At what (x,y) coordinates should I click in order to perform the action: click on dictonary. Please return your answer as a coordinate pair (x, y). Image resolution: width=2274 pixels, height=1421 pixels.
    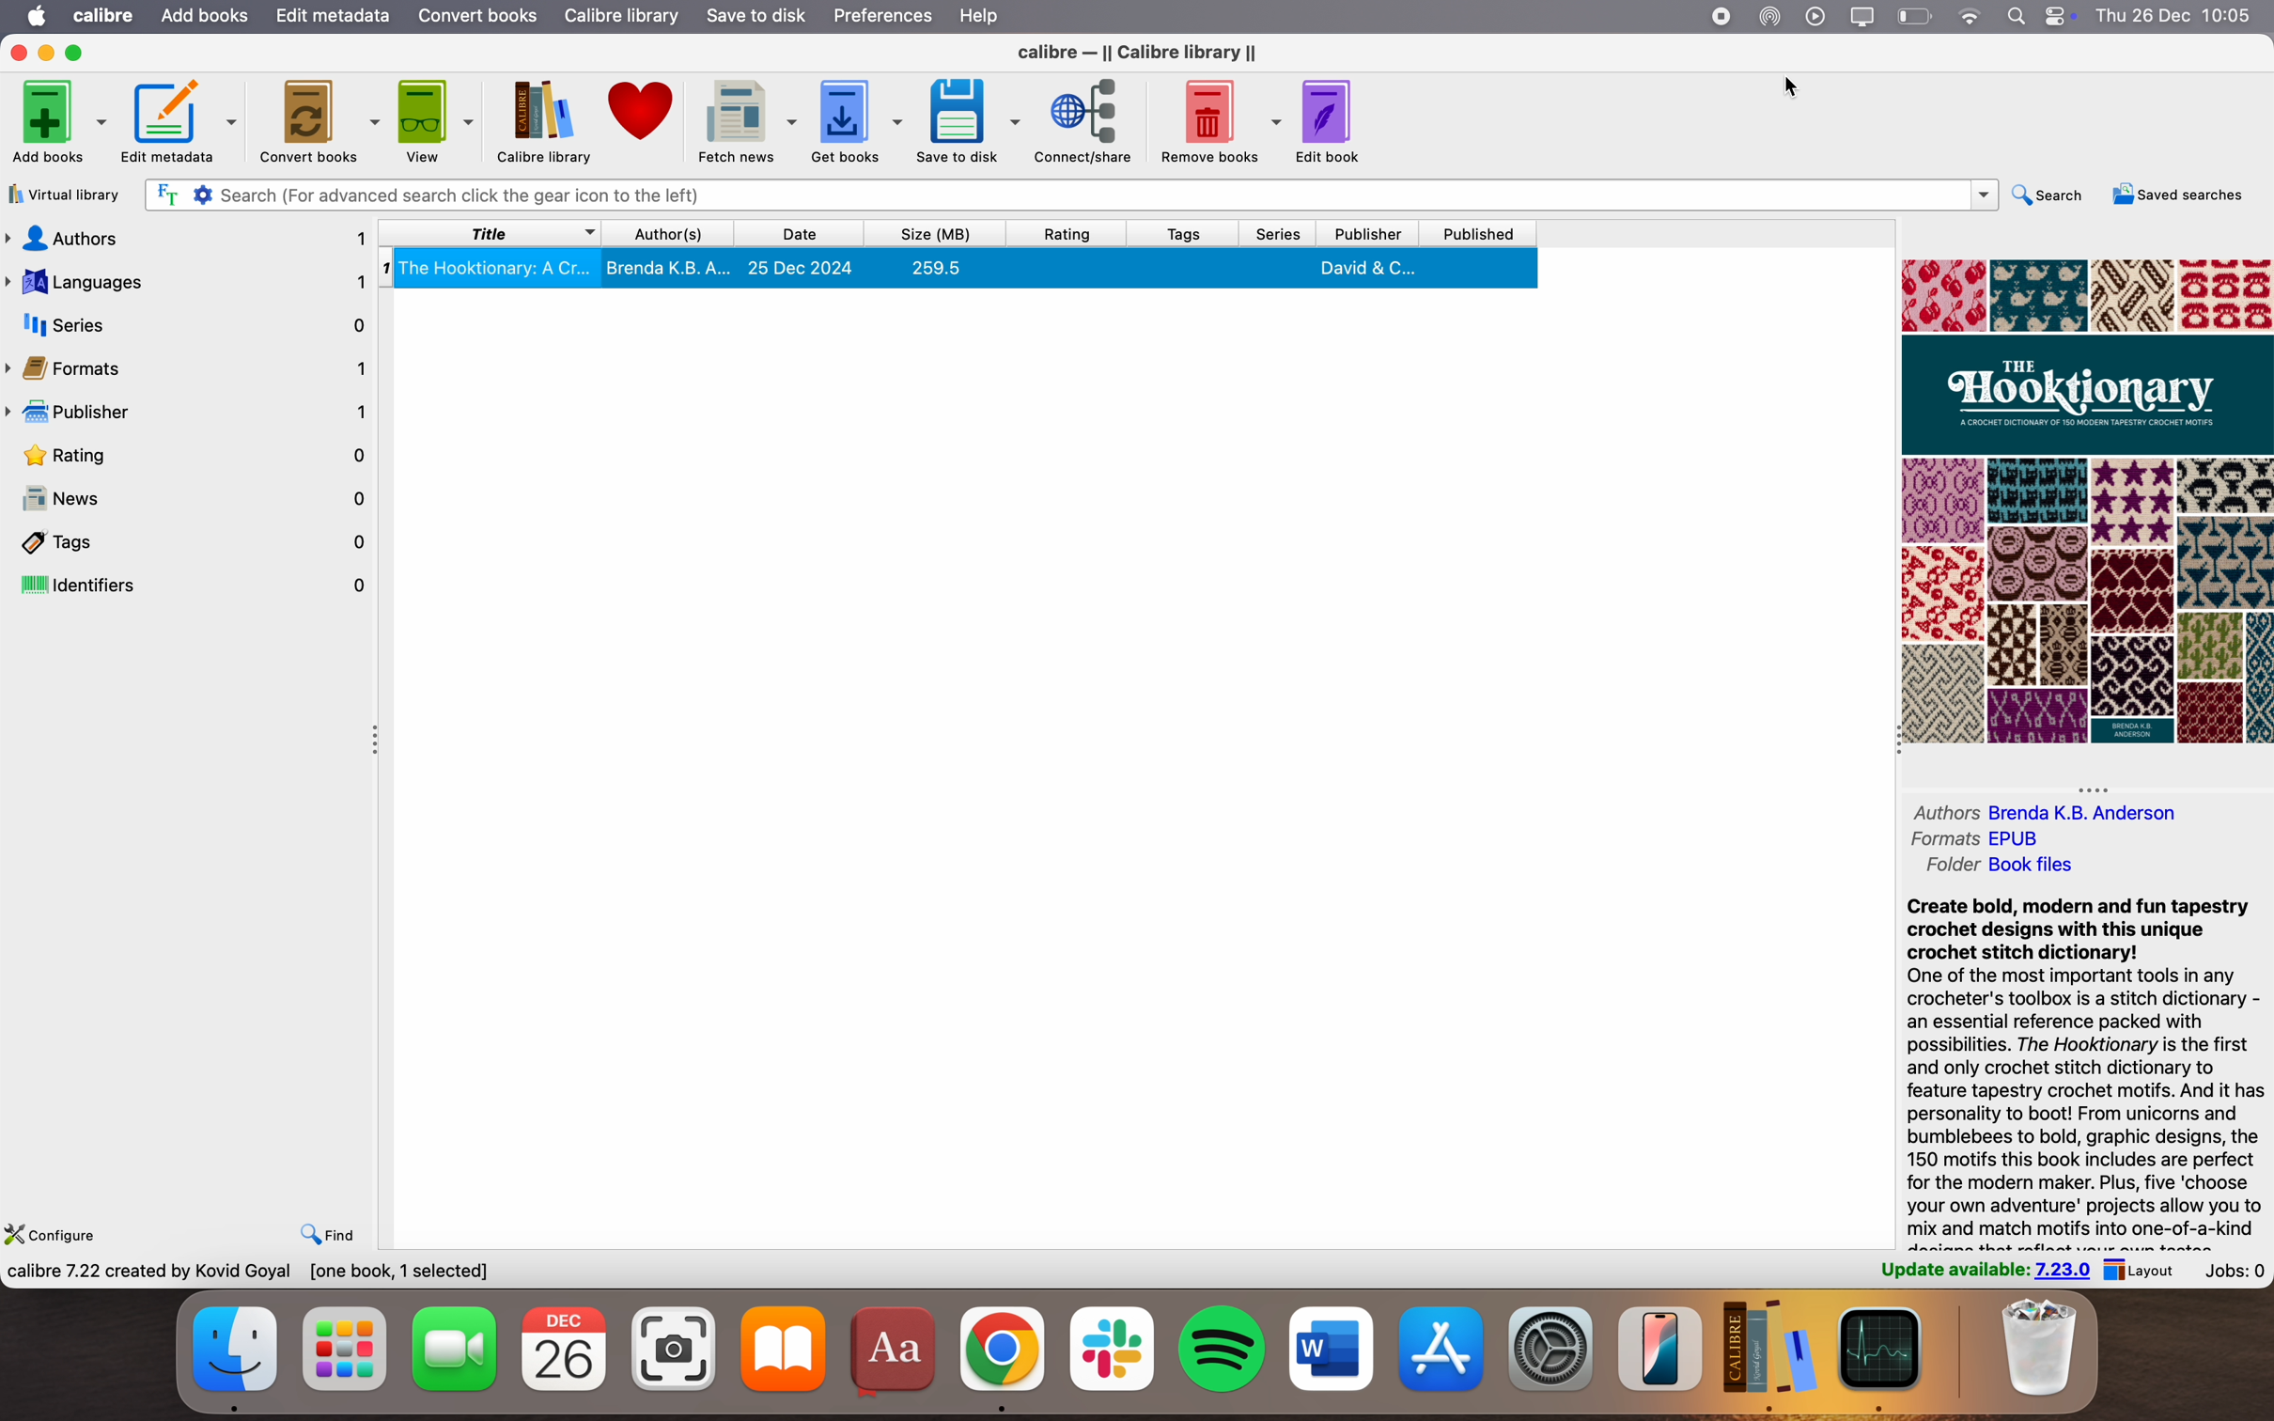
    Looking at the image, I should click on (896, 1349).